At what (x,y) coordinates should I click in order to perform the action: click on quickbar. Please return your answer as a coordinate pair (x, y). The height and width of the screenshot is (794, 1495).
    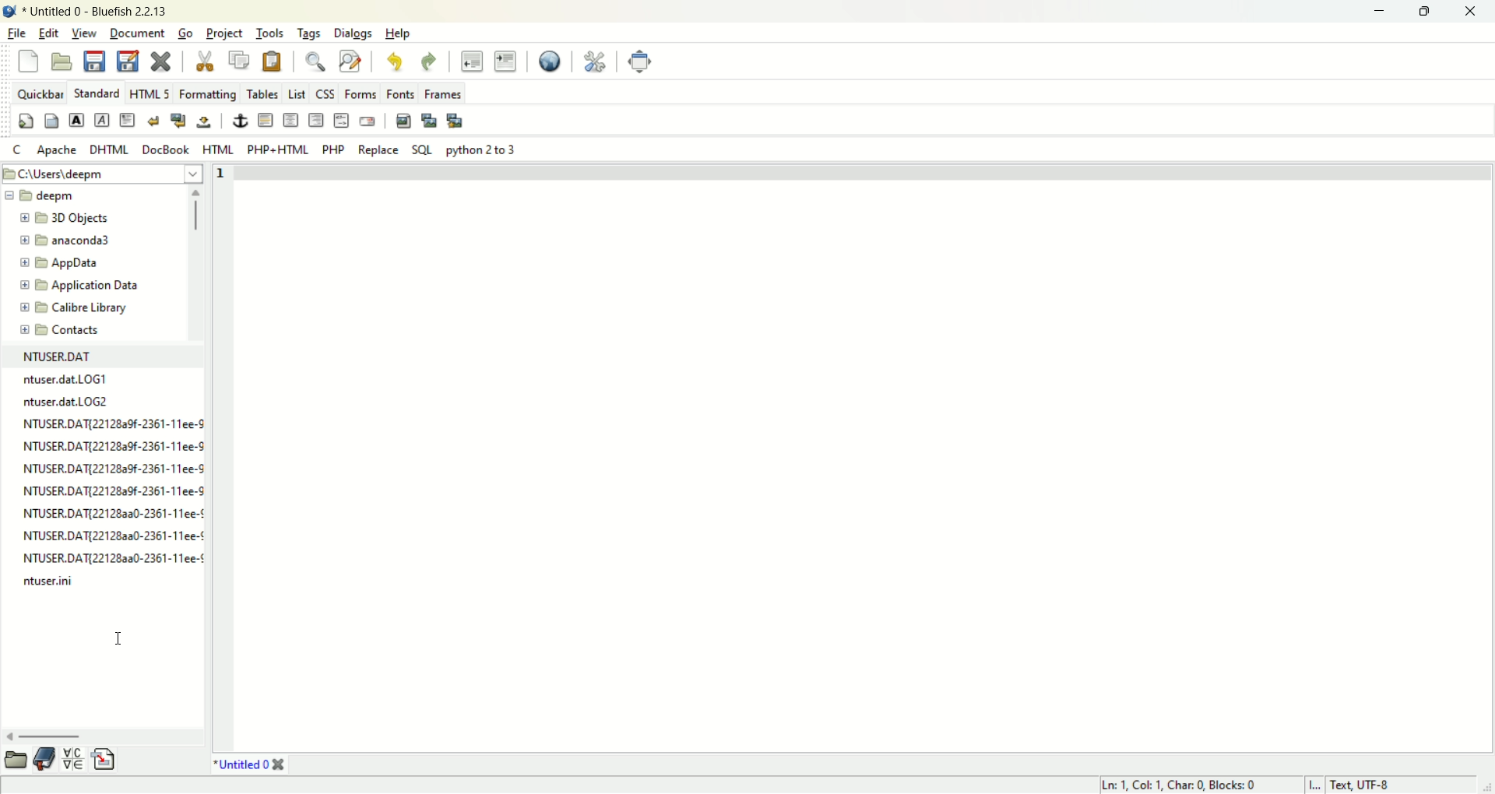
    Looking at the image, I should click on (39, 93).